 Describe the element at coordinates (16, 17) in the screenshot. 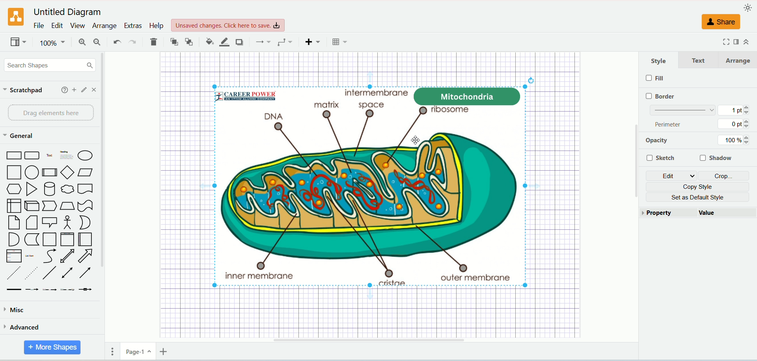

I see `logo` at that location.